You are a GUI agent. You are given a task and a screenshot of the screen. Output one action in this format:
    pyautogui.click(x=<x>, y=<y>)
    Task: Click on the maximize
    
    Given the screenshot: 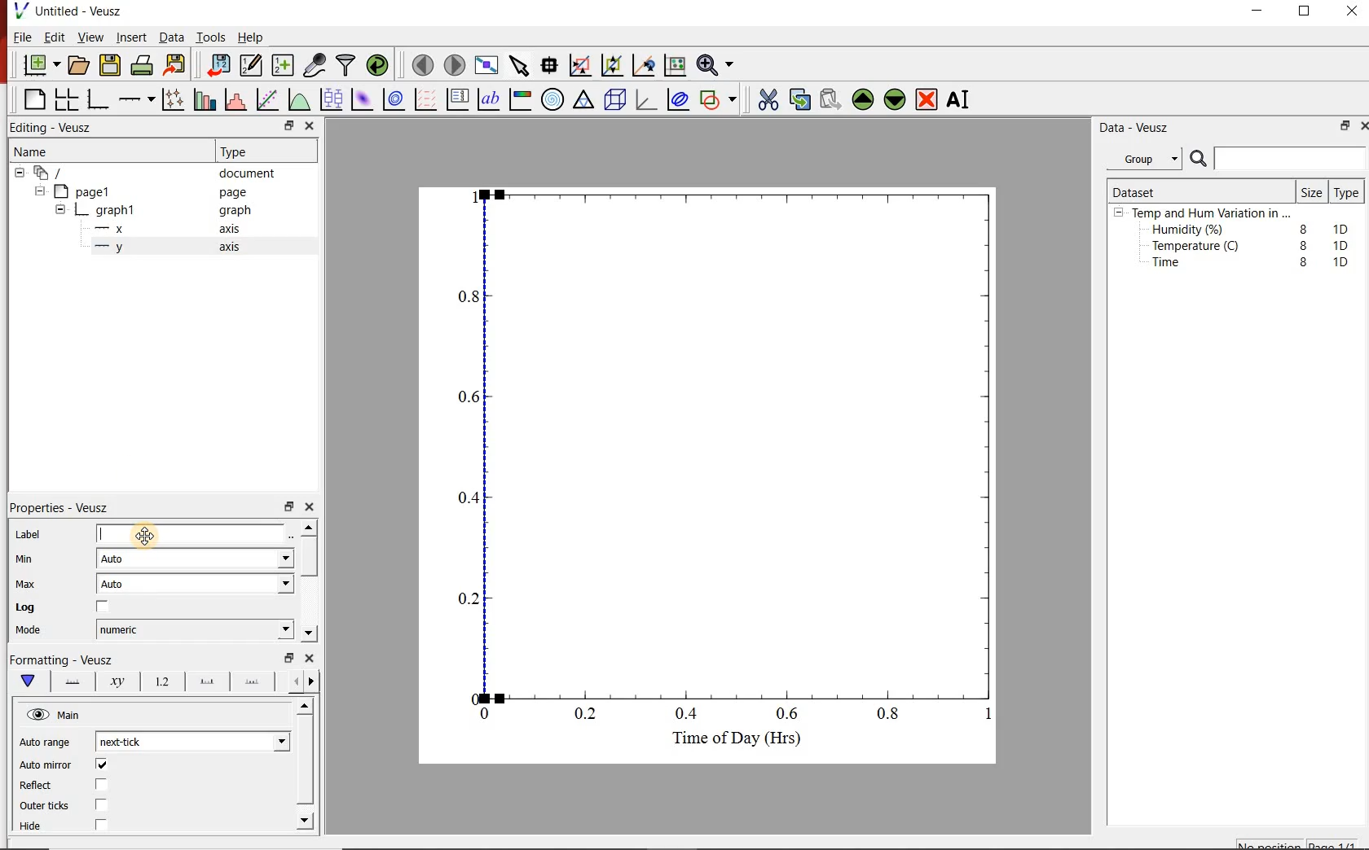 What is the action you would take?
    pyautogui.click(x=1313, y=11)
    